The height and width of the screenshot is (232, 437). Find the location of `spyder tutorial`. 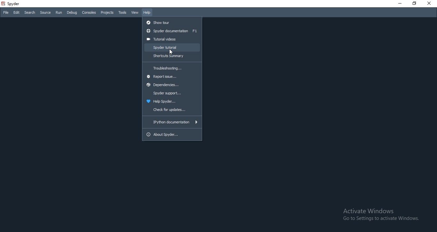

spyder tutorial is located at coordinates (172, 47).